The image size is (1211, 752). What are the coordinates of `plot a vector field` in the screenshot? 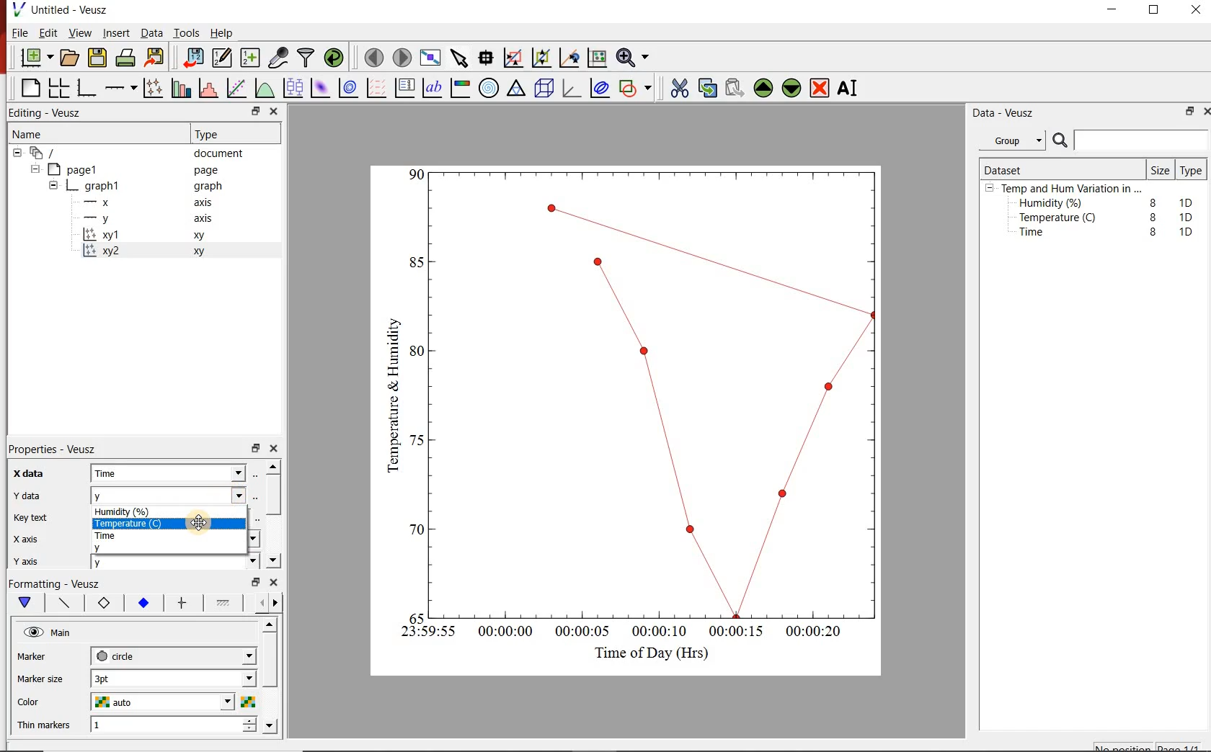 It's located at (377, 88).